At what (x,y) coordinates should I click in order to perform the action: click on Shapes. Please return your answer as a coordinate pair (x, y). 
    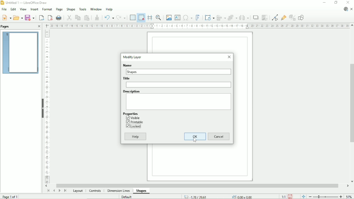
    Looking at the image, I should click on (141, 191).